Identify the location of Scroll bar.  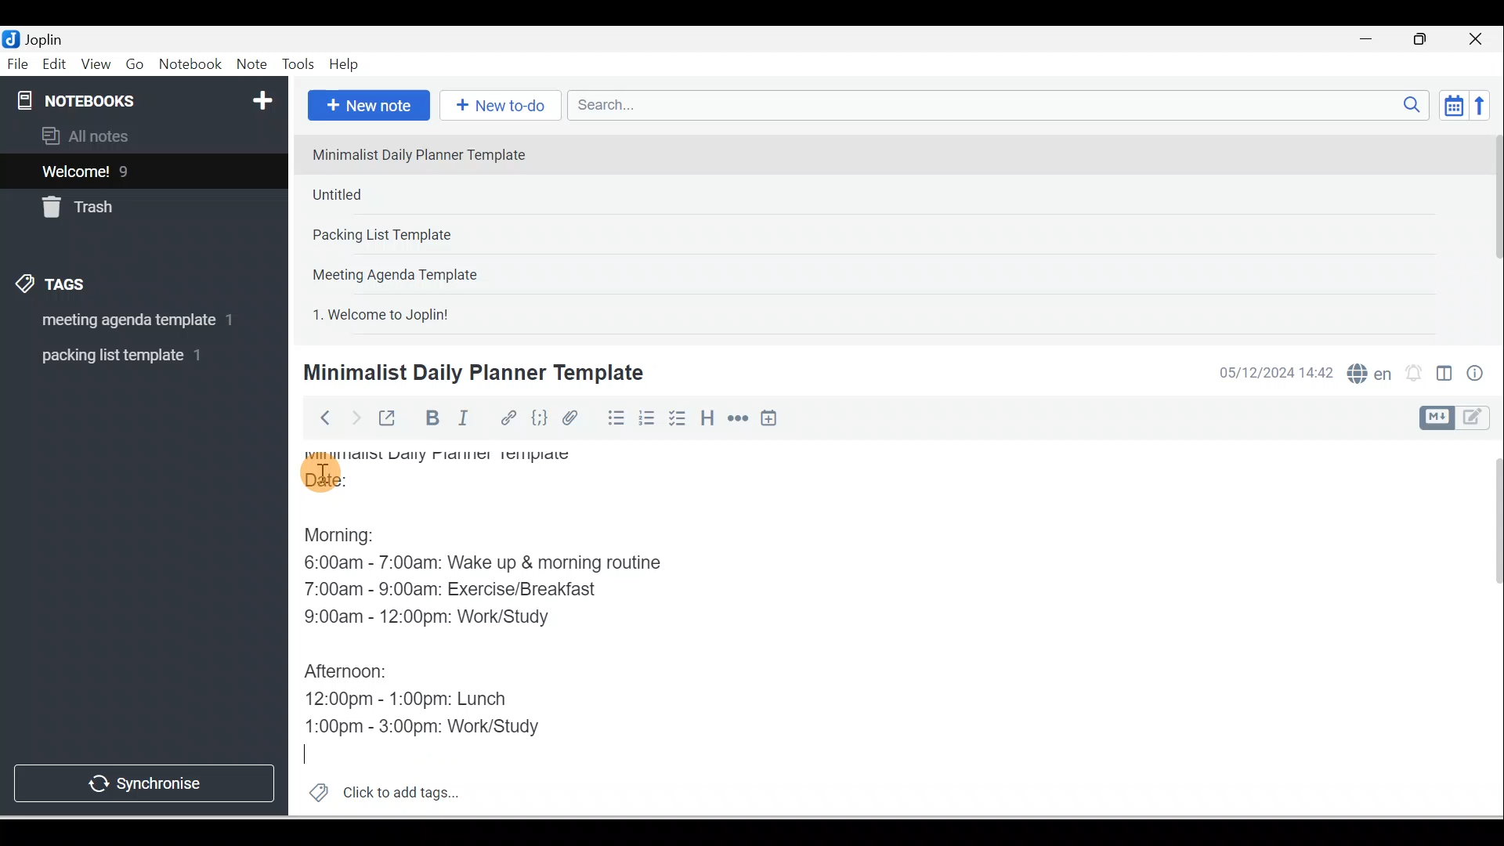
(1491, 232).